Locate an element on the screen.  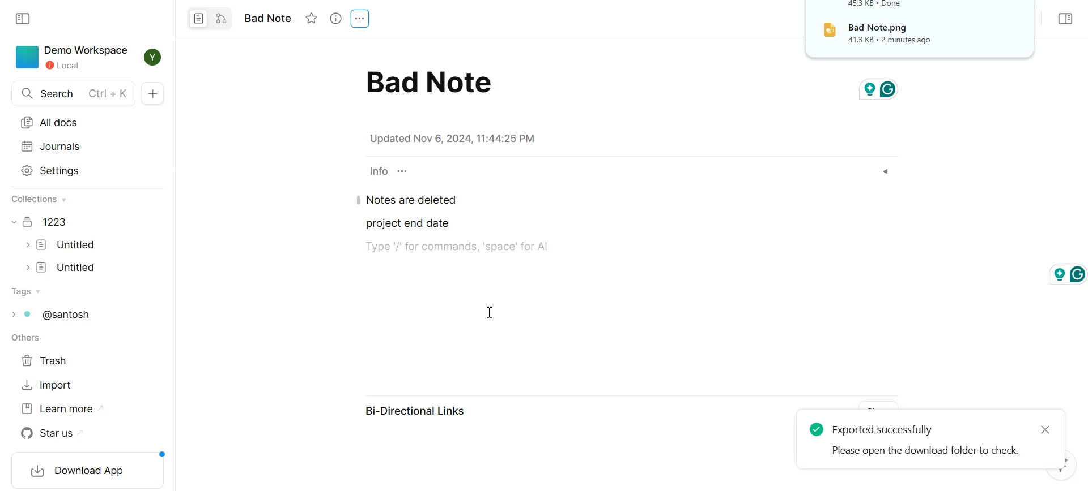
Notes are deleted is located at coordinates (411, 201).